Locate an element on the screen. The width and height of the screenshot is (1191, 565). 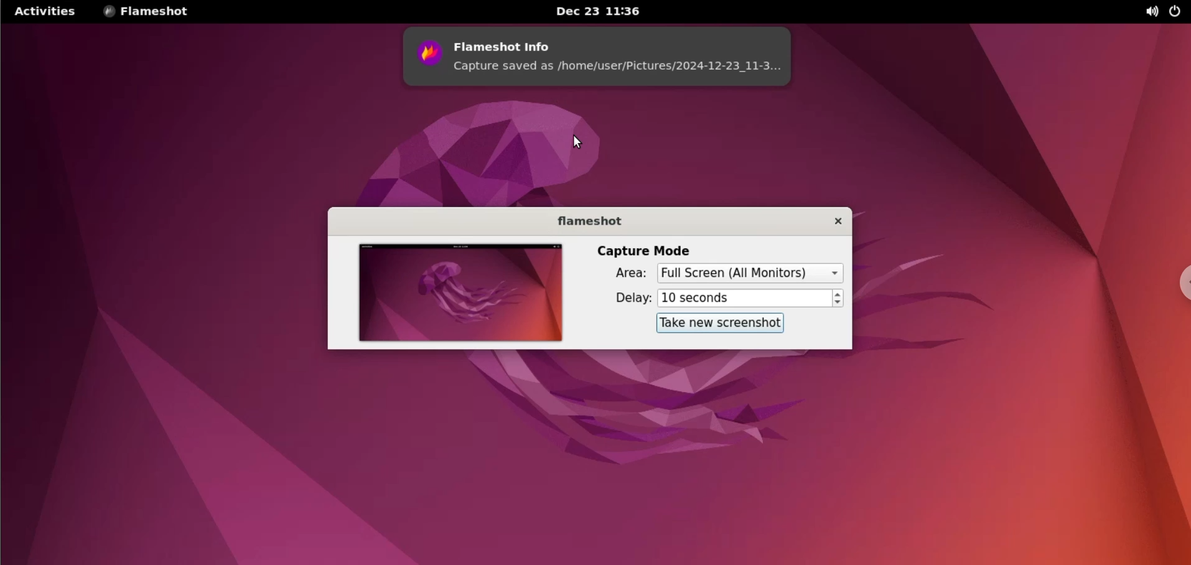
flameshot info is located at coordinates (619, 41).